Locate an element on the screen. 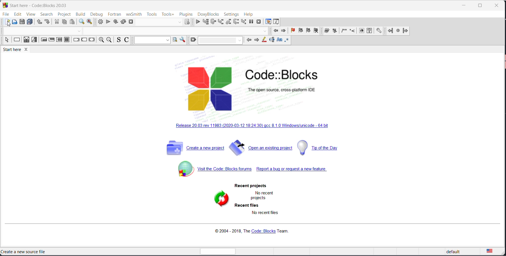 This screenshot has width=506, height=256. settings is located at coordinates (231, 14).